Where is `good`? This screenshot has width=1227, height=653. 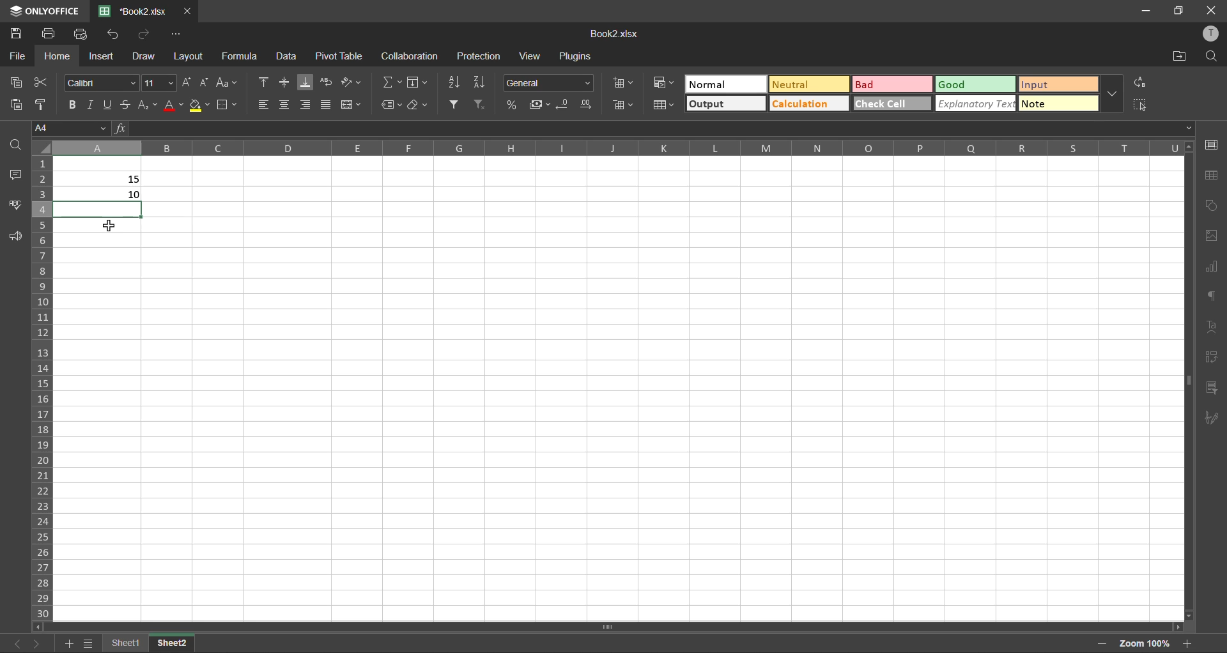 good is located at coordinates (976, 84).